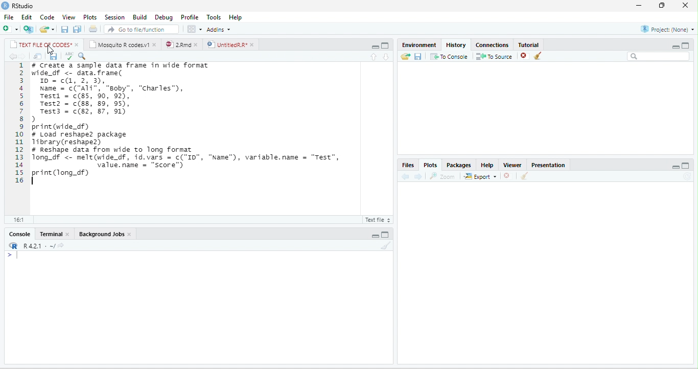 The image size is (698, 369). Describe the element at coordinates (54, 56) in the screenshot. I see `save` at that location.